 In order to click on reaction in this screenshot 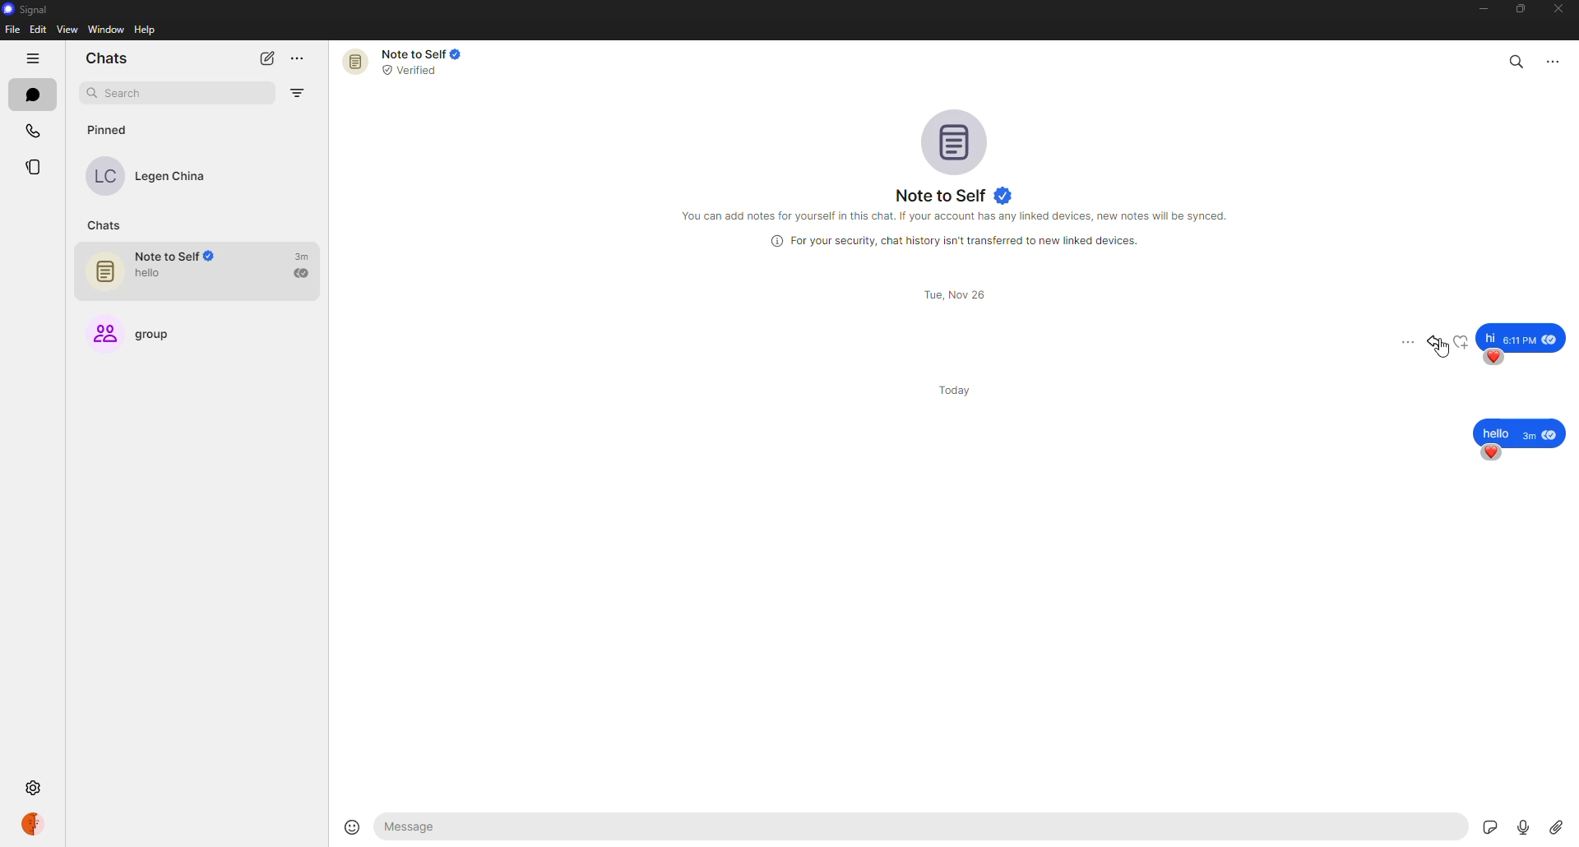, I will do `click(1496, 358)`.